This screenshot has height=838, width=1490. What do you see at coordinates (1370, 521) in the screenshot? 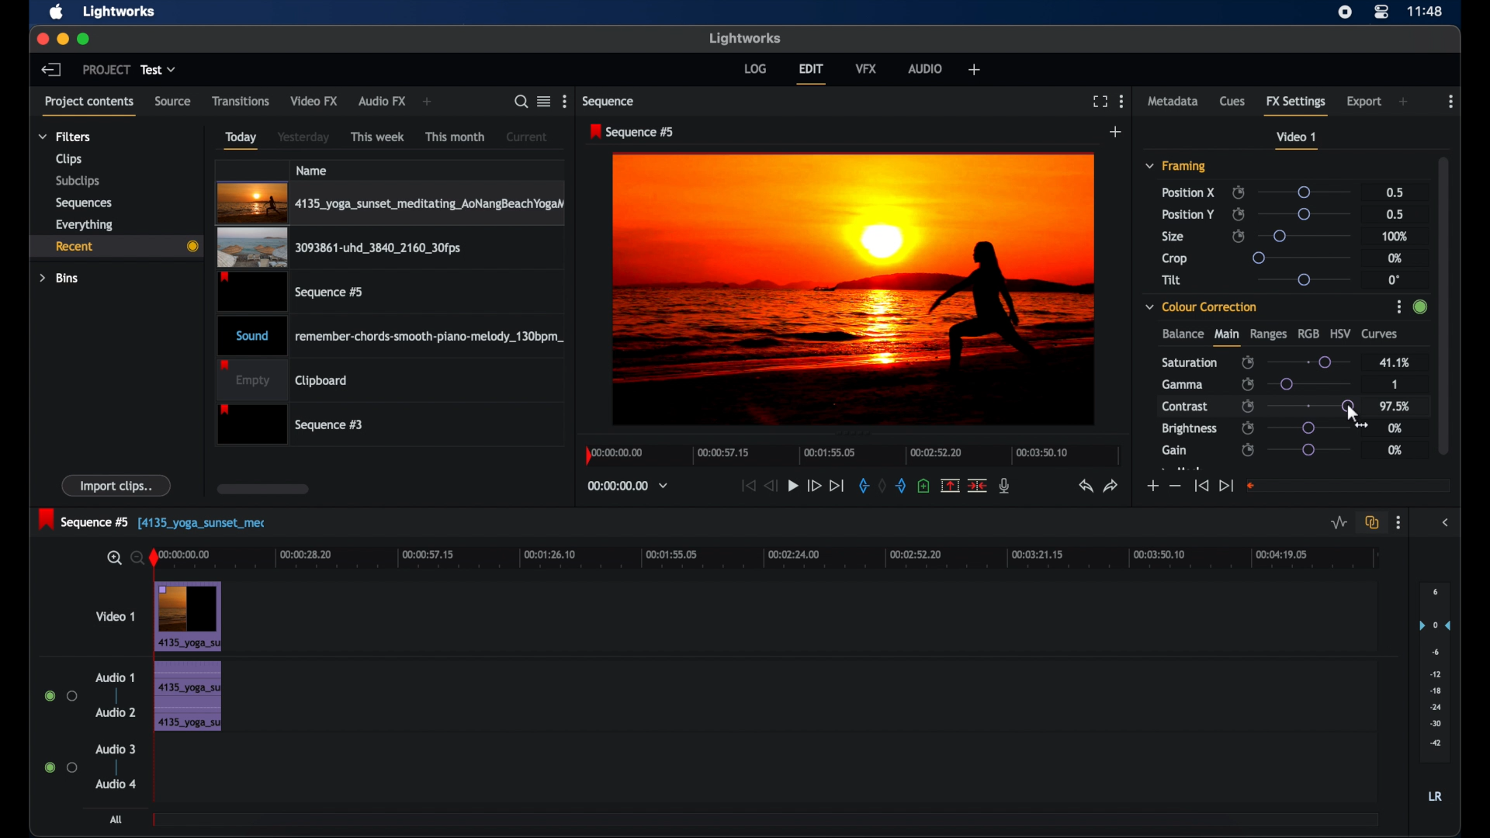
I see `toggle auto track sync` at bounding box center [1370, 521].